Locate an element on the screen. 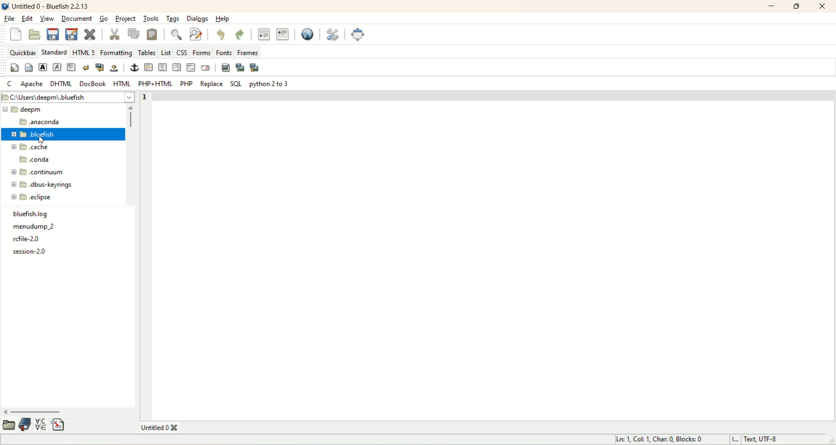 The height and width of the screenshot is (445, 836). anaconda is located at coordinates (40, 122).